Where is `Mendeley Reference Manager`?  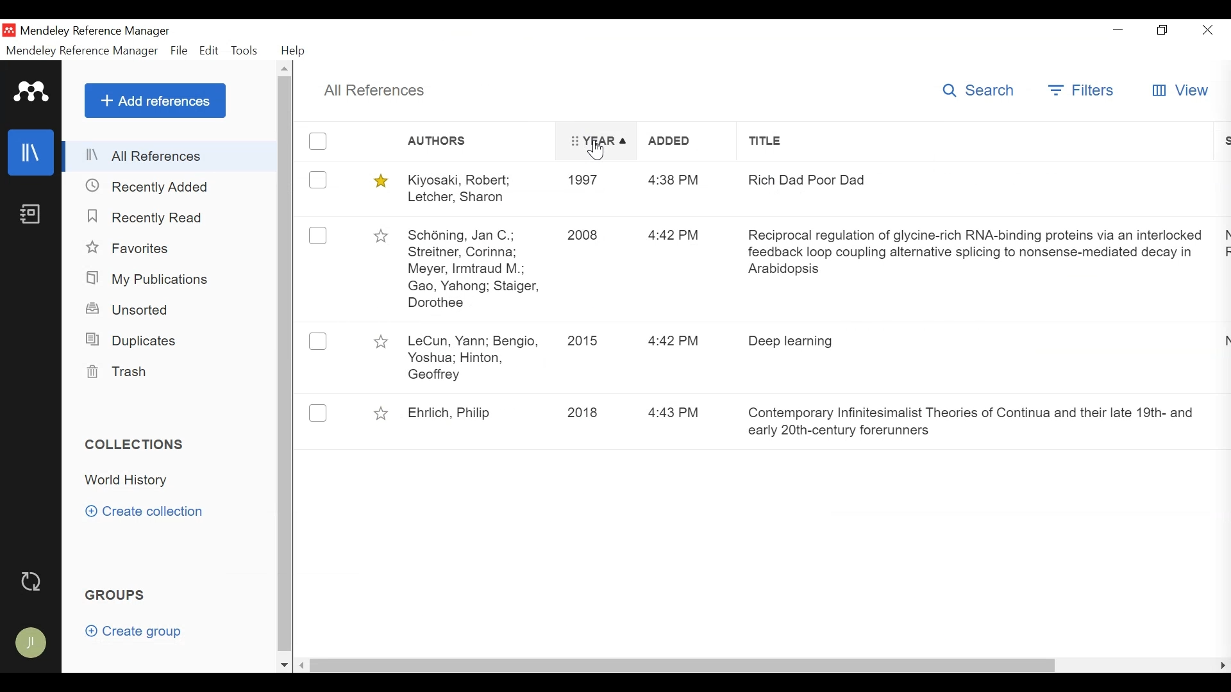
Mendeley Reference Manager is located at coordinates (94, 31).